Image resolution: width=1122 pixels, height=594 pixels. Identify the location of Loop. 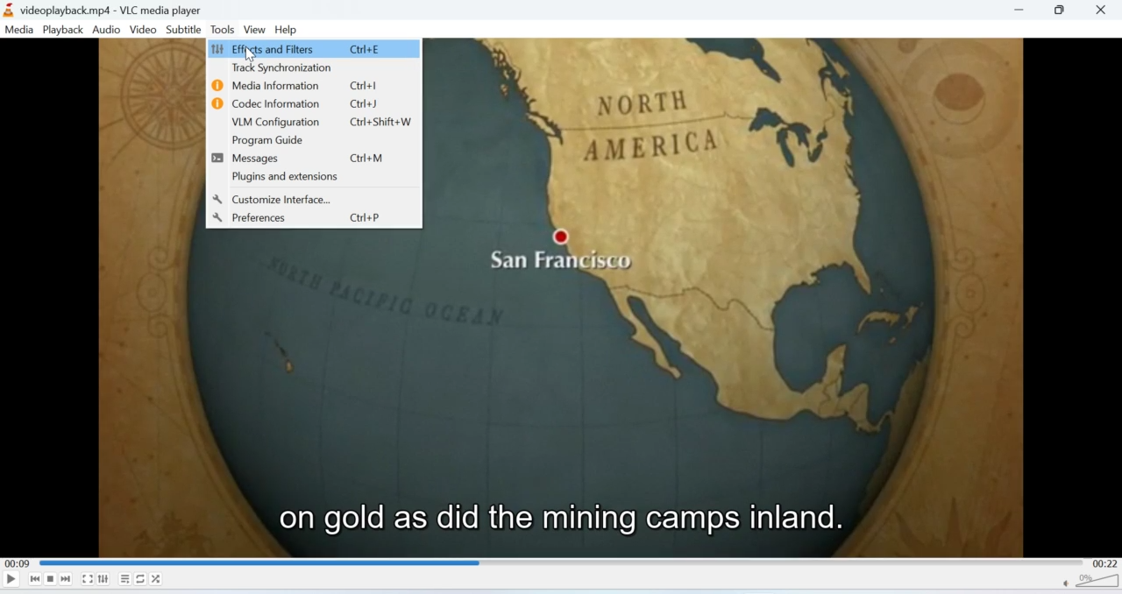
(140, 578).